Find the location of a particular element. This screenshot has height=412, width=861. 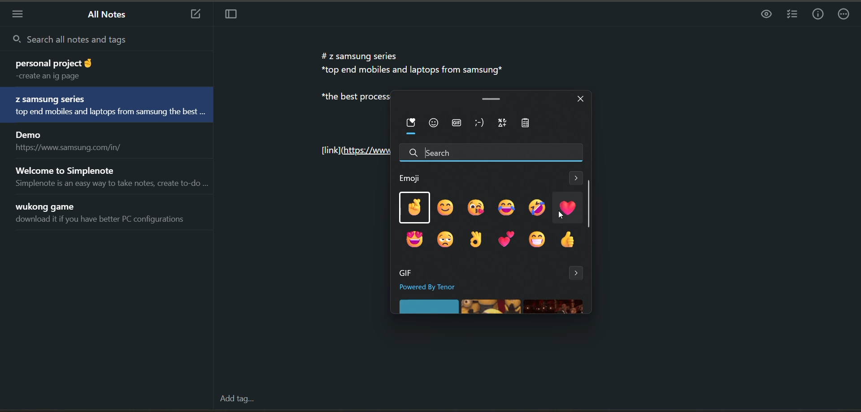

emoji 11 is located at coordinates (537, 240).